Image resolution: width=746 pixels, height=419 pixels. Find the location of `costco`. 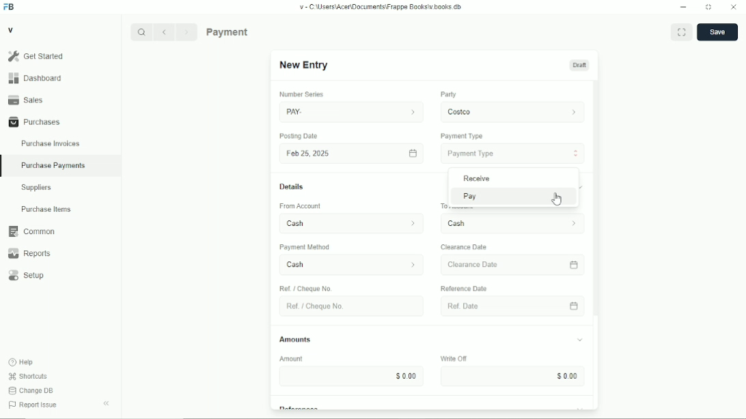

costco is located at coordinates (513, 111).